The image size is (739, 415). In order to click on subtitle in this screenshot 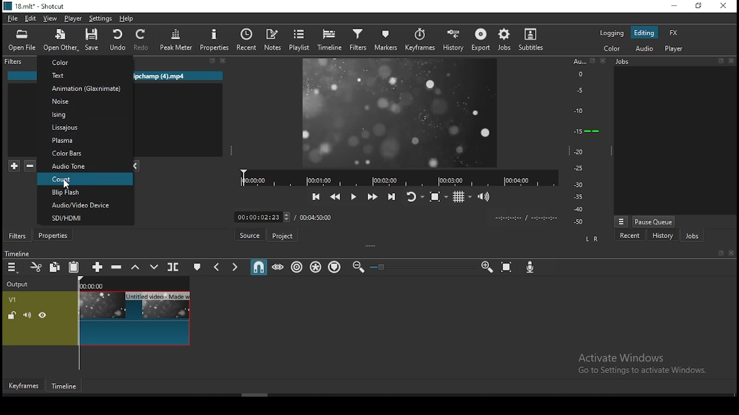, I will do `click(532, 40)`.